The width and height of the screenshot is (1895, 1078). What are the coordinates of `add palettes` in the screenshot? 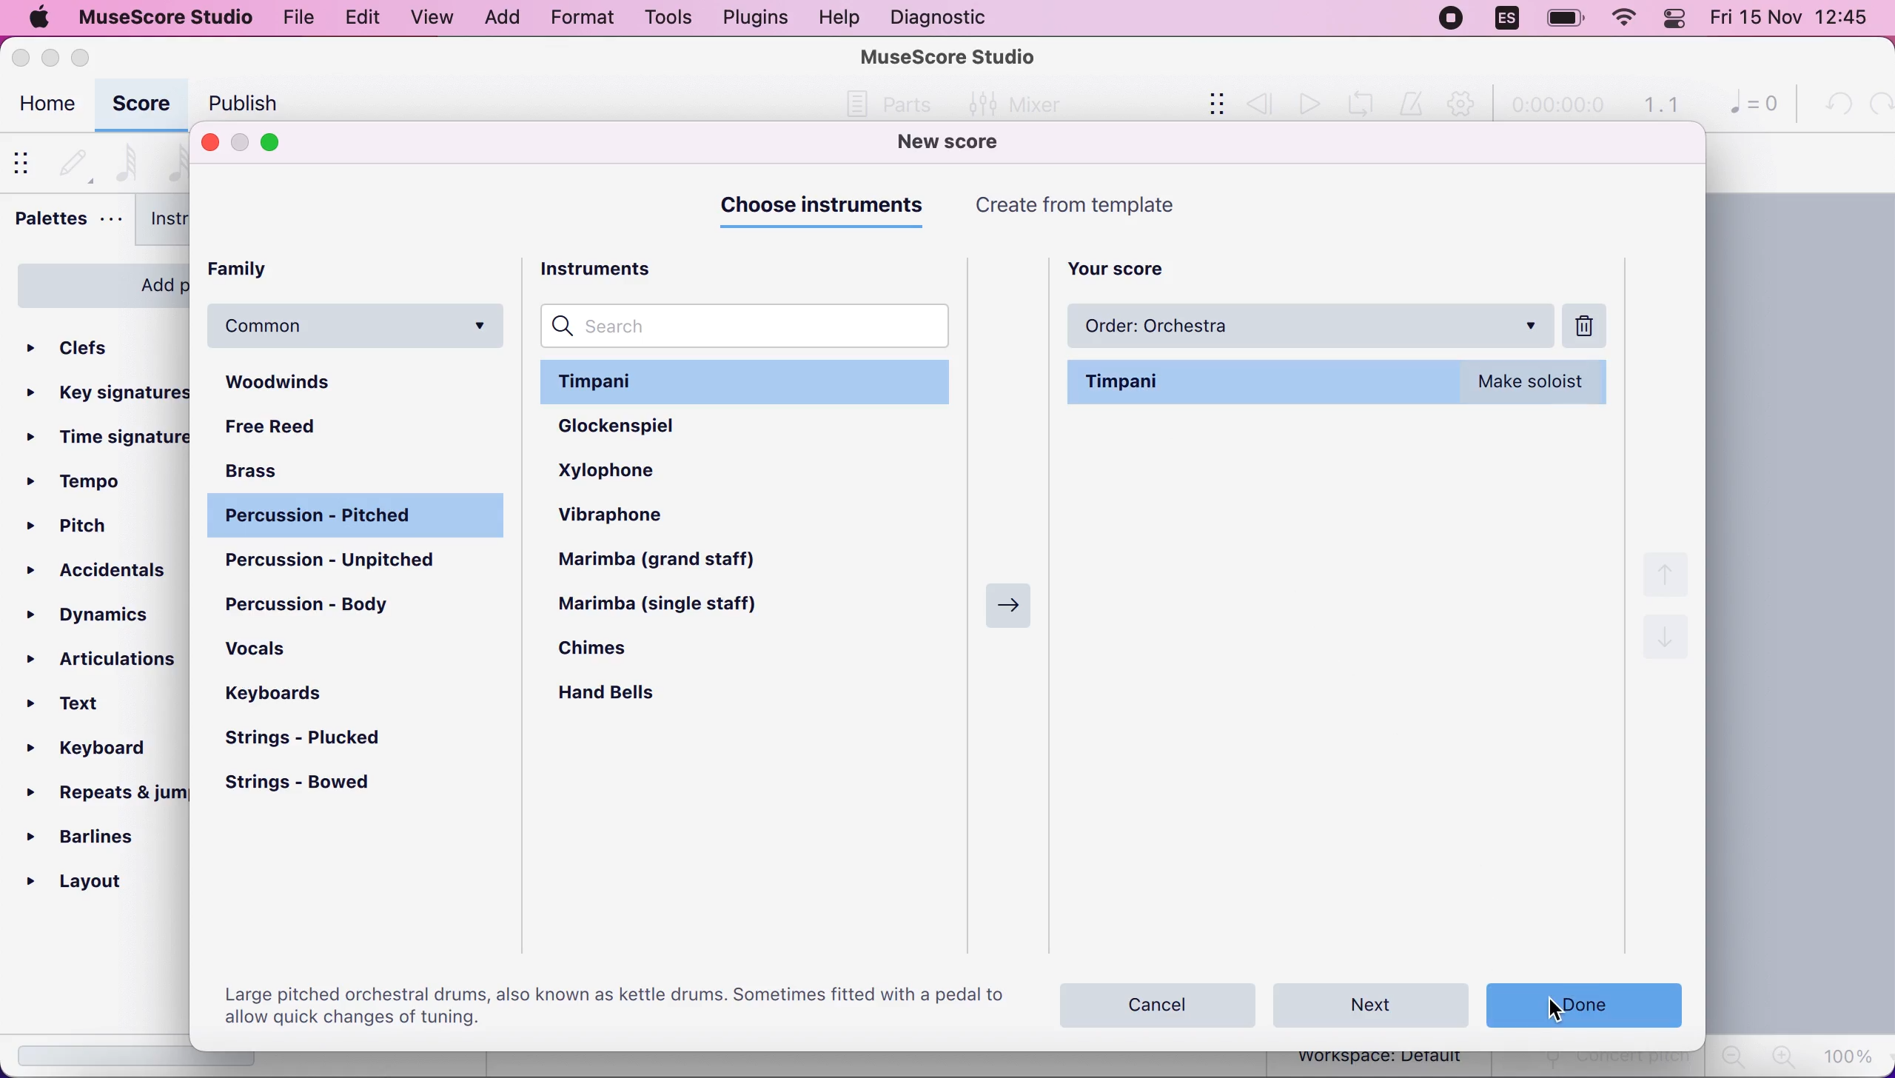 It's located at (96, 282).